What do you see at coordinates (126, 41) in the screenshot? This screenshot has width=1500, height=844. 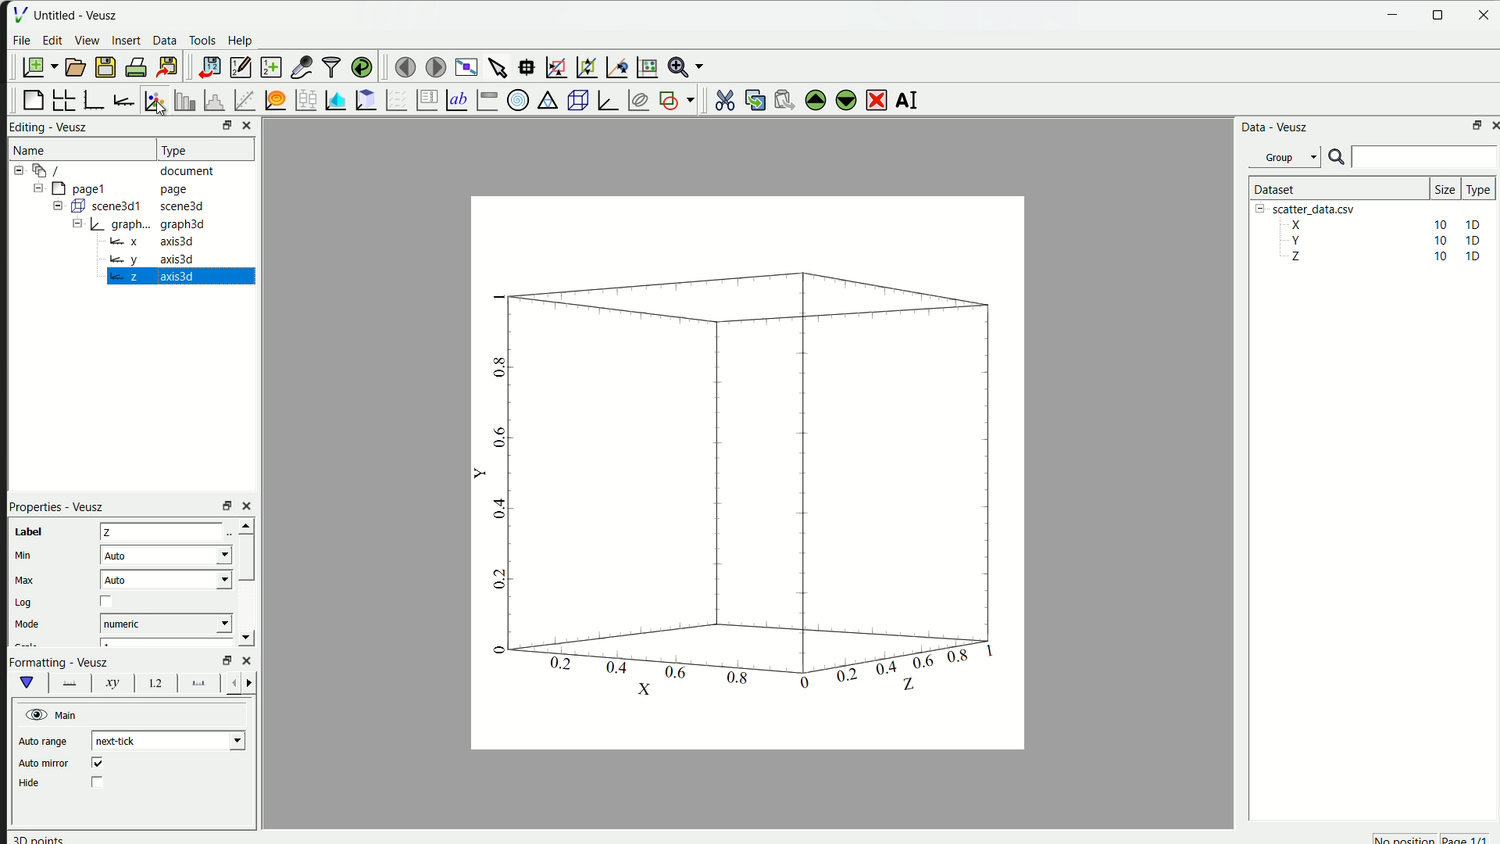 I see `insert` at bounding box center [126, 41].